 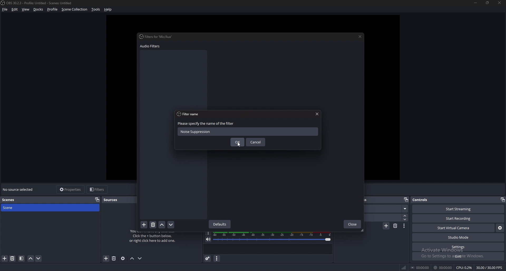 What do you see at coordinates (406, 200) in the screenshot?
I see `pop out` at bounding box center [406, 200].